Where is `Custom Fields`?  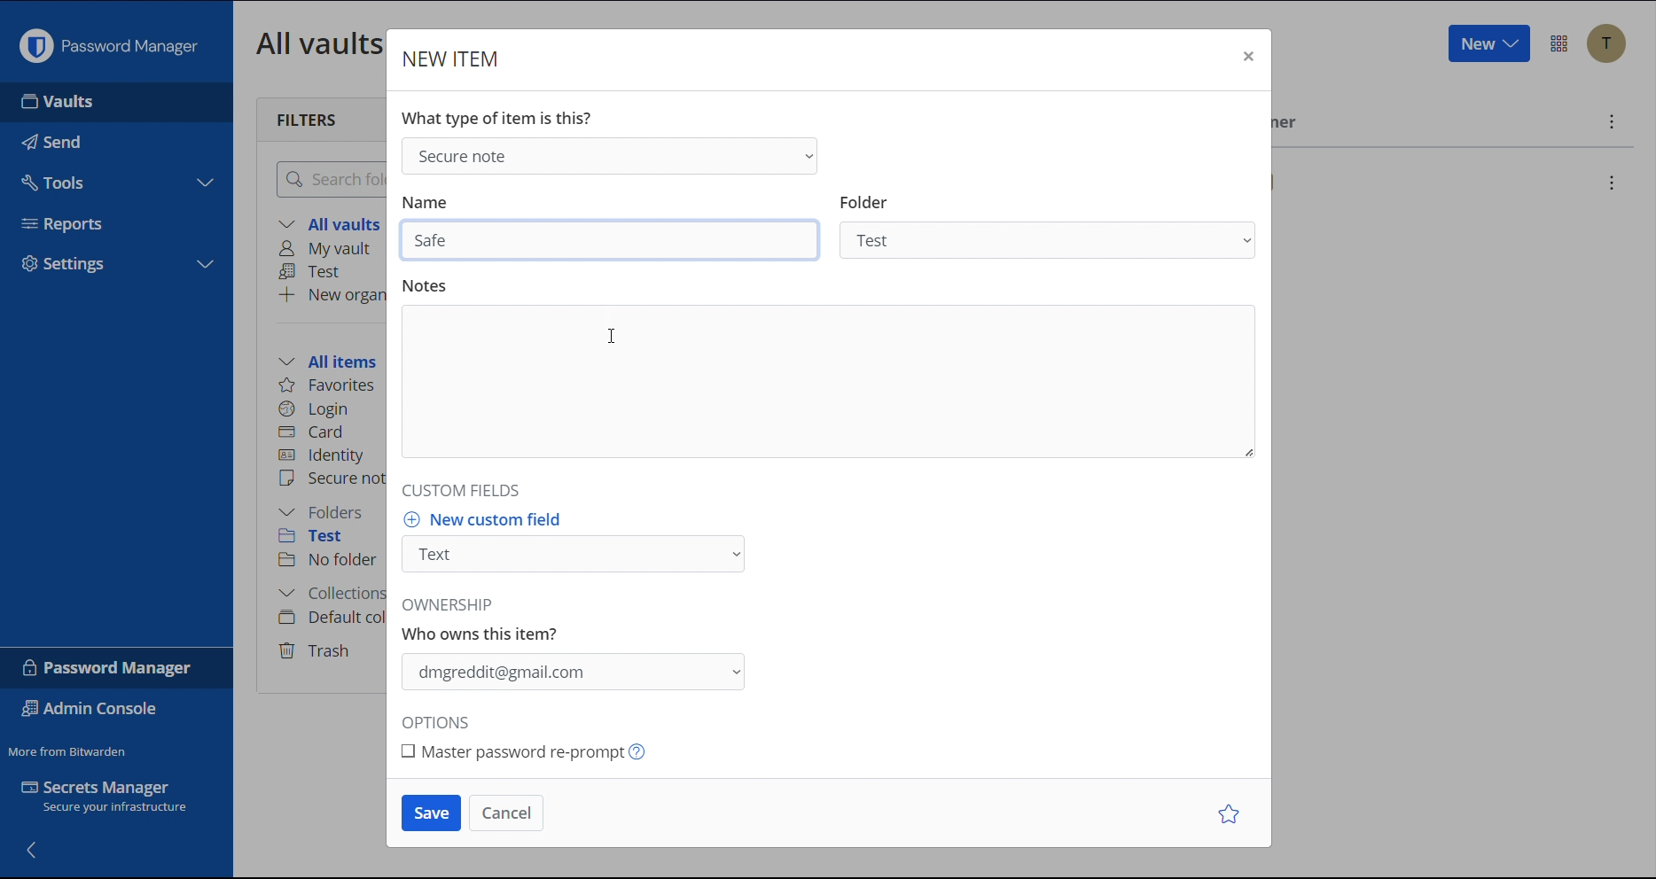 Custom Fields is located at coordinates (457, 489).